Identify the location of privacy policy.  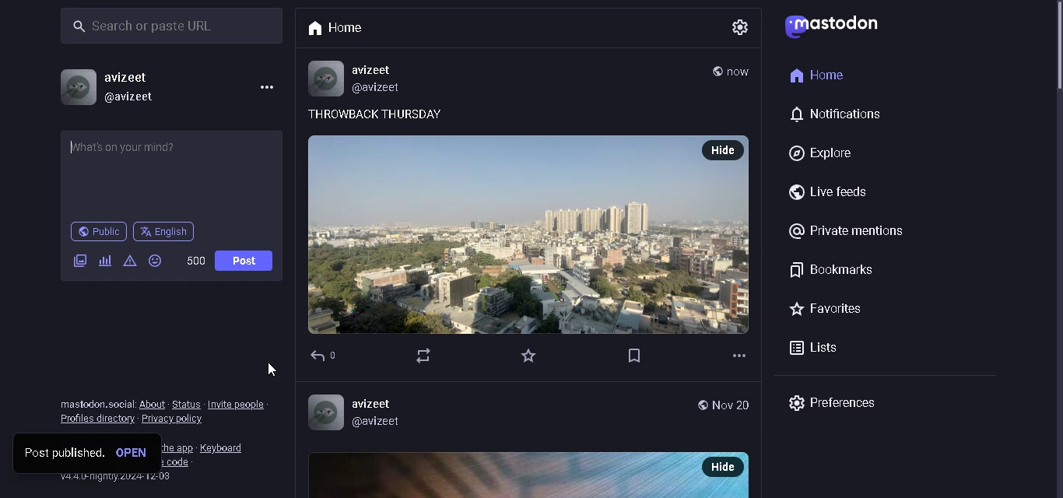
(175, 421).